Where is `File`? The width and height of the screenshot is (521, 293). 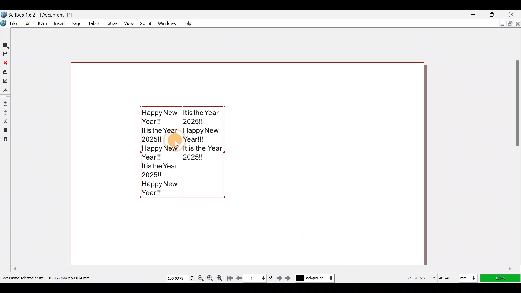 File is located at coordinates (9, 23).